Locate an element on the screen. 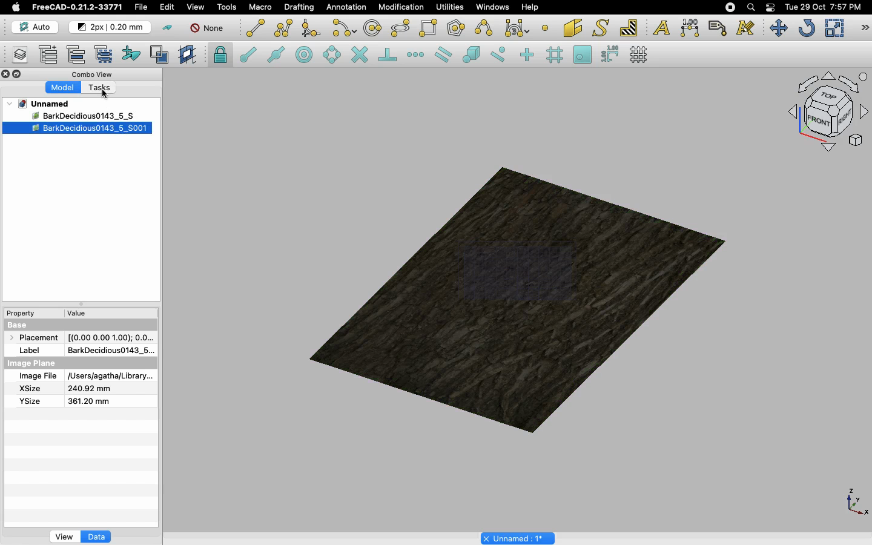 Image resolution: width=872 pixels, height=545 pixels. Selecting edit is located at coordinates (170, 8).